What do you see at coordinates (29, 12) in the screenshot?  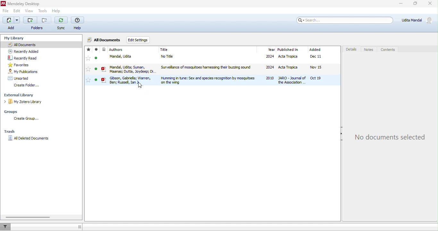 I see `view` at bounding box center [29, 12].